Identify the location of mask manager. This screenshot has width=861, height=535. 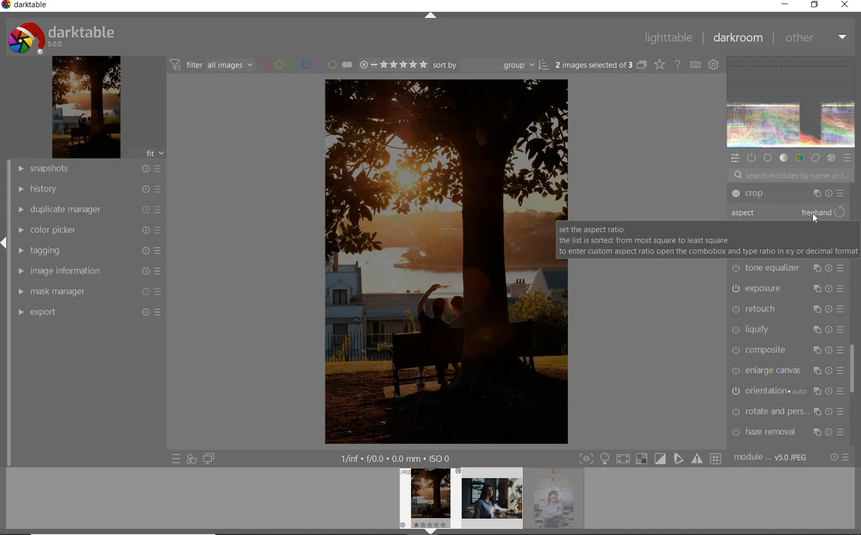
(88, 291).